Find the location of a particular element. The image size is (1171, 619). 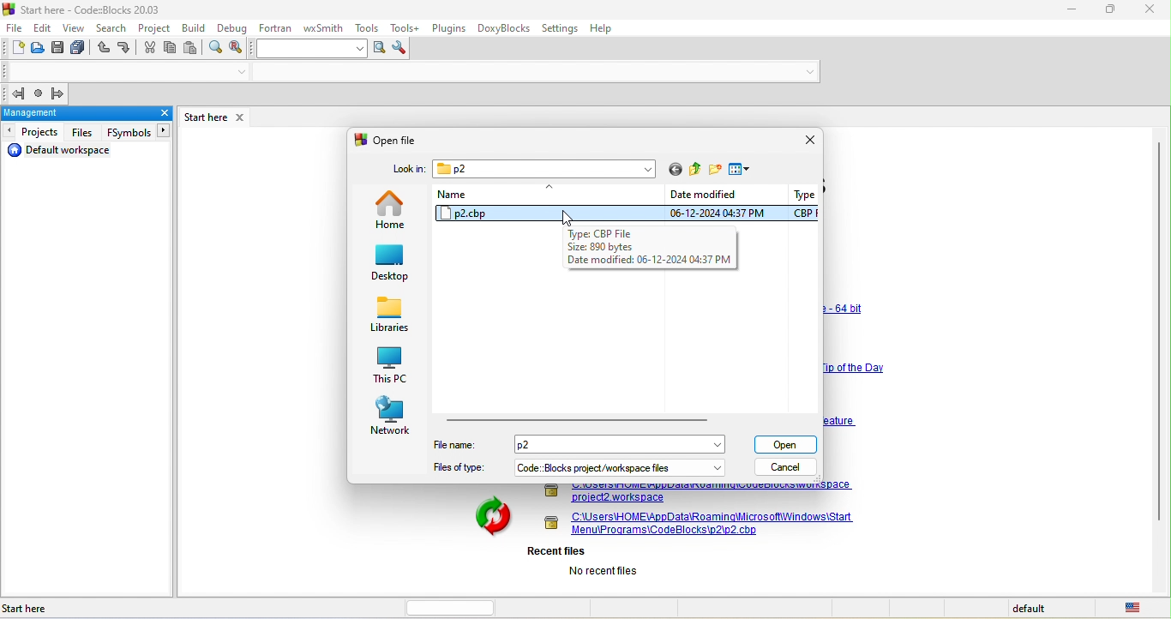

fortran is located at coordinates (275, 29).